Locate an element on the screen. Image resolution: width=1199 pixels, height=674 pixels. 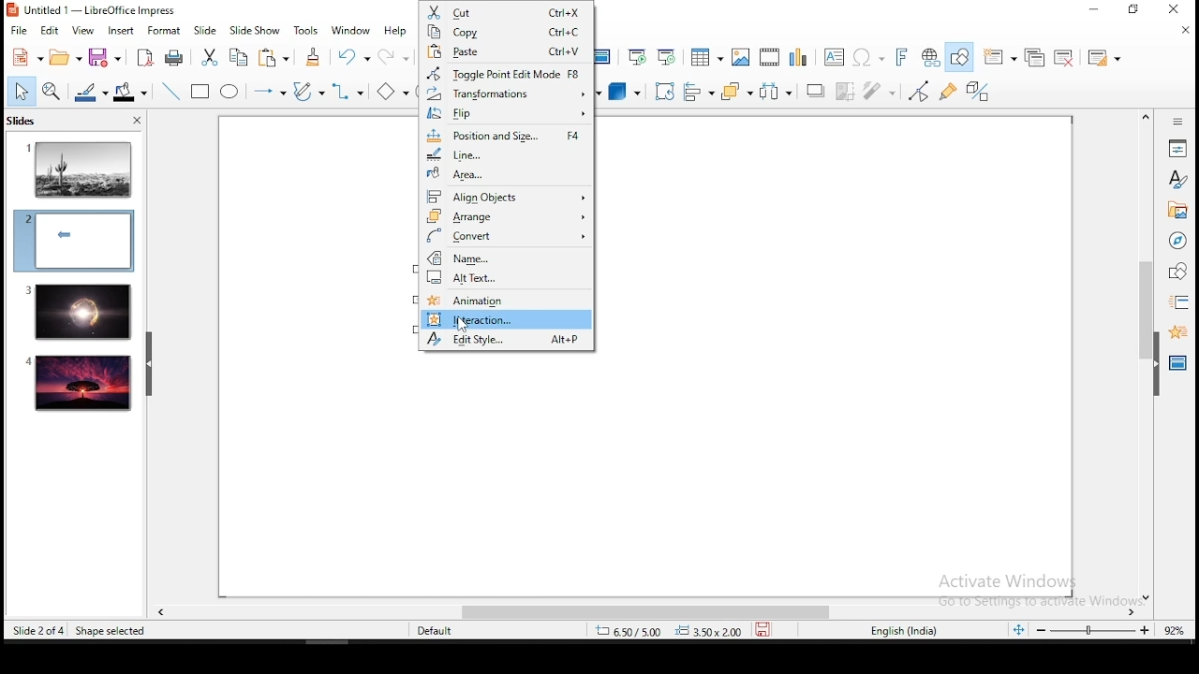
export as pdf is located at coordinates (142, 57).